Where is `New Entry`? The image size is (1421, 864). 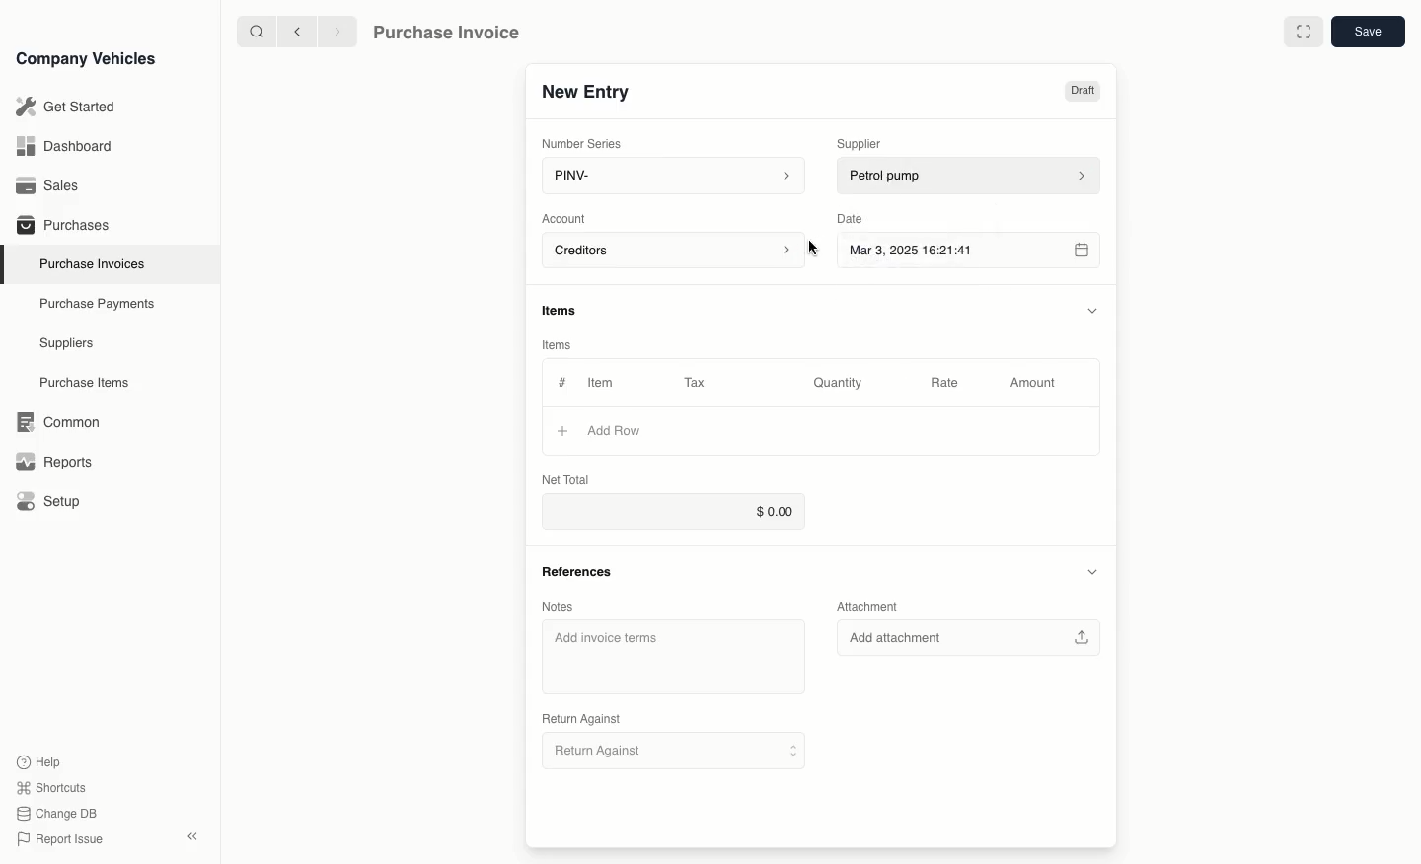 New Entry is located at coordinates (595, 90).